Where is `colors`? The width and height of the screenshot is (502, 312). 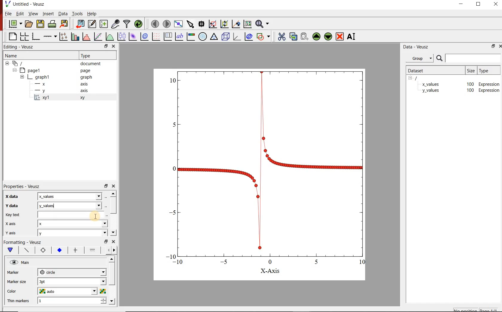
colors is located at coordinates (102, 291).